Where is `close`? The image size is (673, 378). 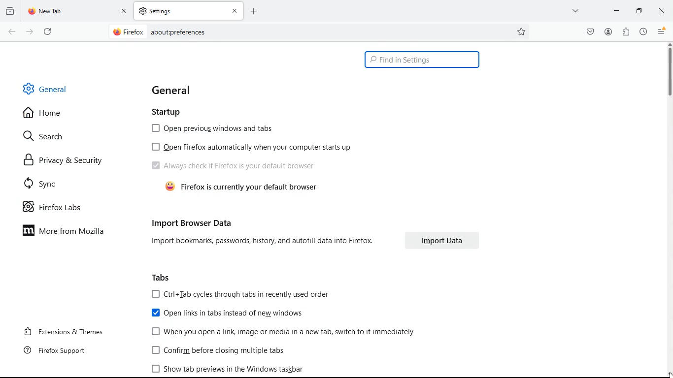 close is located at coordinates (662, 10).